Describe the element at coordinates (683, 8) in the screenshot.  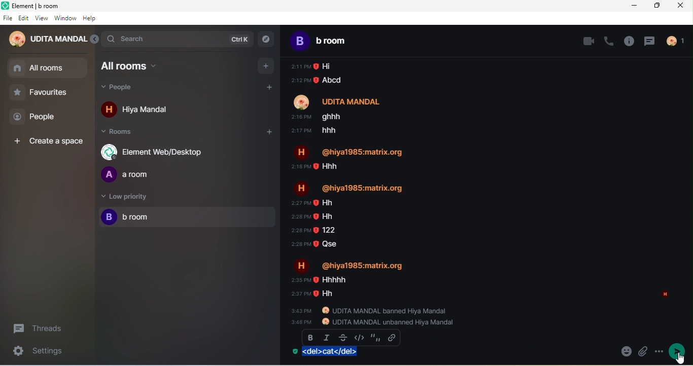
I see `close` at that location.